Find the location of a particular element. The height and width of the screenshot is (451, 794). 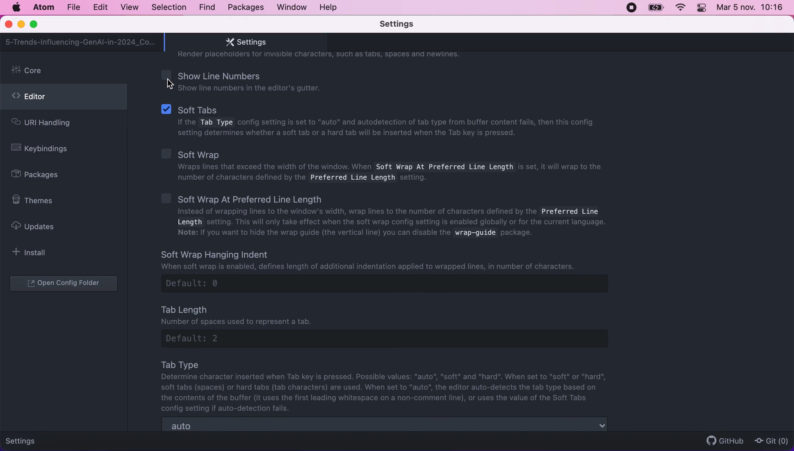

wifi is located at coordinates (679, 8).